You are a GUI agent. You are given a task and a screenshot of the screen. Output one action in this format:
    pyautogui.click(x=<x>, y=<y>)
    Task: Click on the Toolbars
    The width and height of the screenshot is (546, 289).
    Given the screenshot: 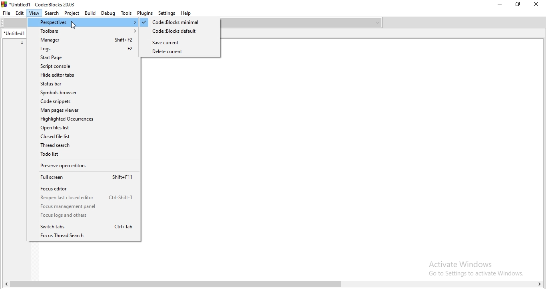 What is the action you would take?
    pyautogui.click(x=83, y=32)
    